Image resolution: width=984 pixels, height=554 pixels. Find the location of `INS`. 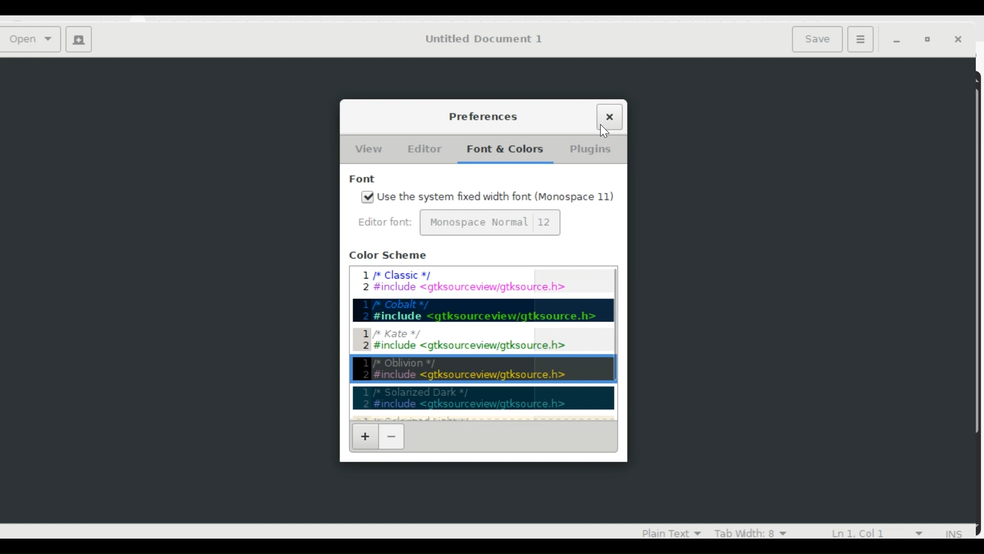

INS is located at coordinates (955, 534).